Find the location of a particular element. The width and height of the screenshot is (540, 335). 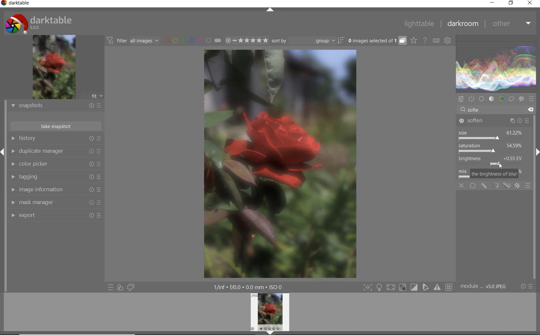

module..v50JPEG is located at coordinates (486, 287).